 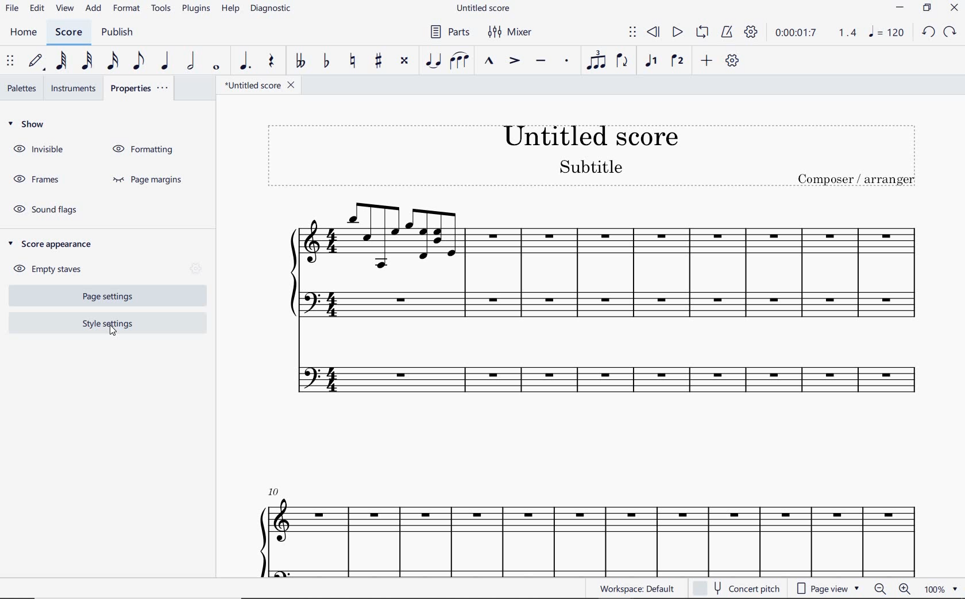 What do you see at coordinates (355, 60) in the screenshot?
I see `TOGGLE NATURAL` at bounding box center [355, 60].